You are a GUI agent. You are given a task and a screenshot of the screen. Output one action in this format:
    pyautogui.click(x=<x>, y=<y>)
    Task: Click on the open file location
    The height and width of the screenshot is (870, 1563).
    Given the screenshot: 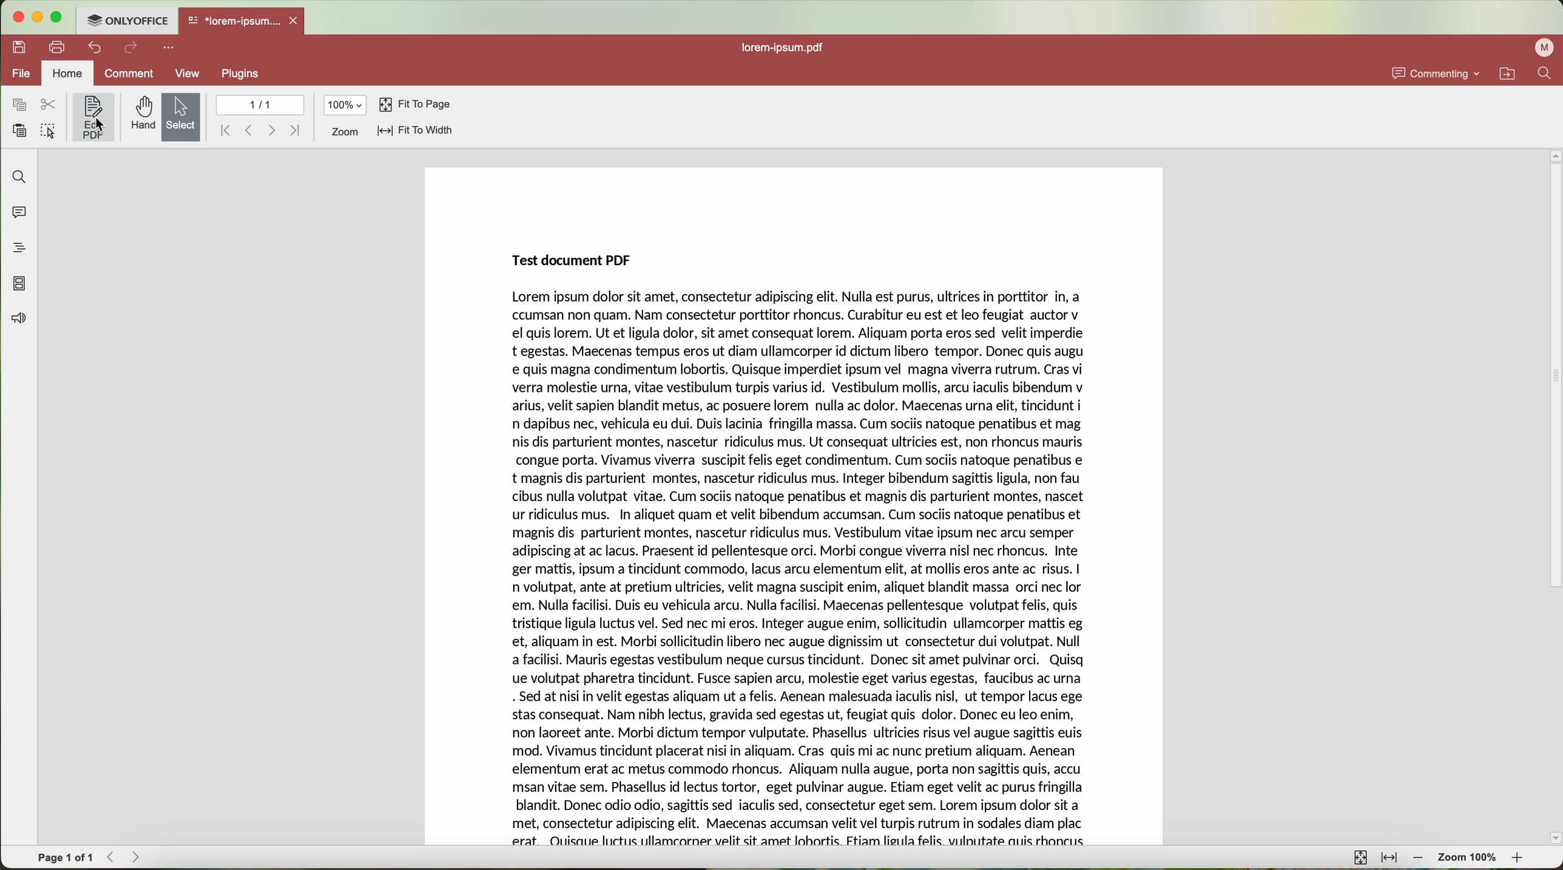 What is the action you would take?
    pyautogui.click(x=1510, y=74)
    